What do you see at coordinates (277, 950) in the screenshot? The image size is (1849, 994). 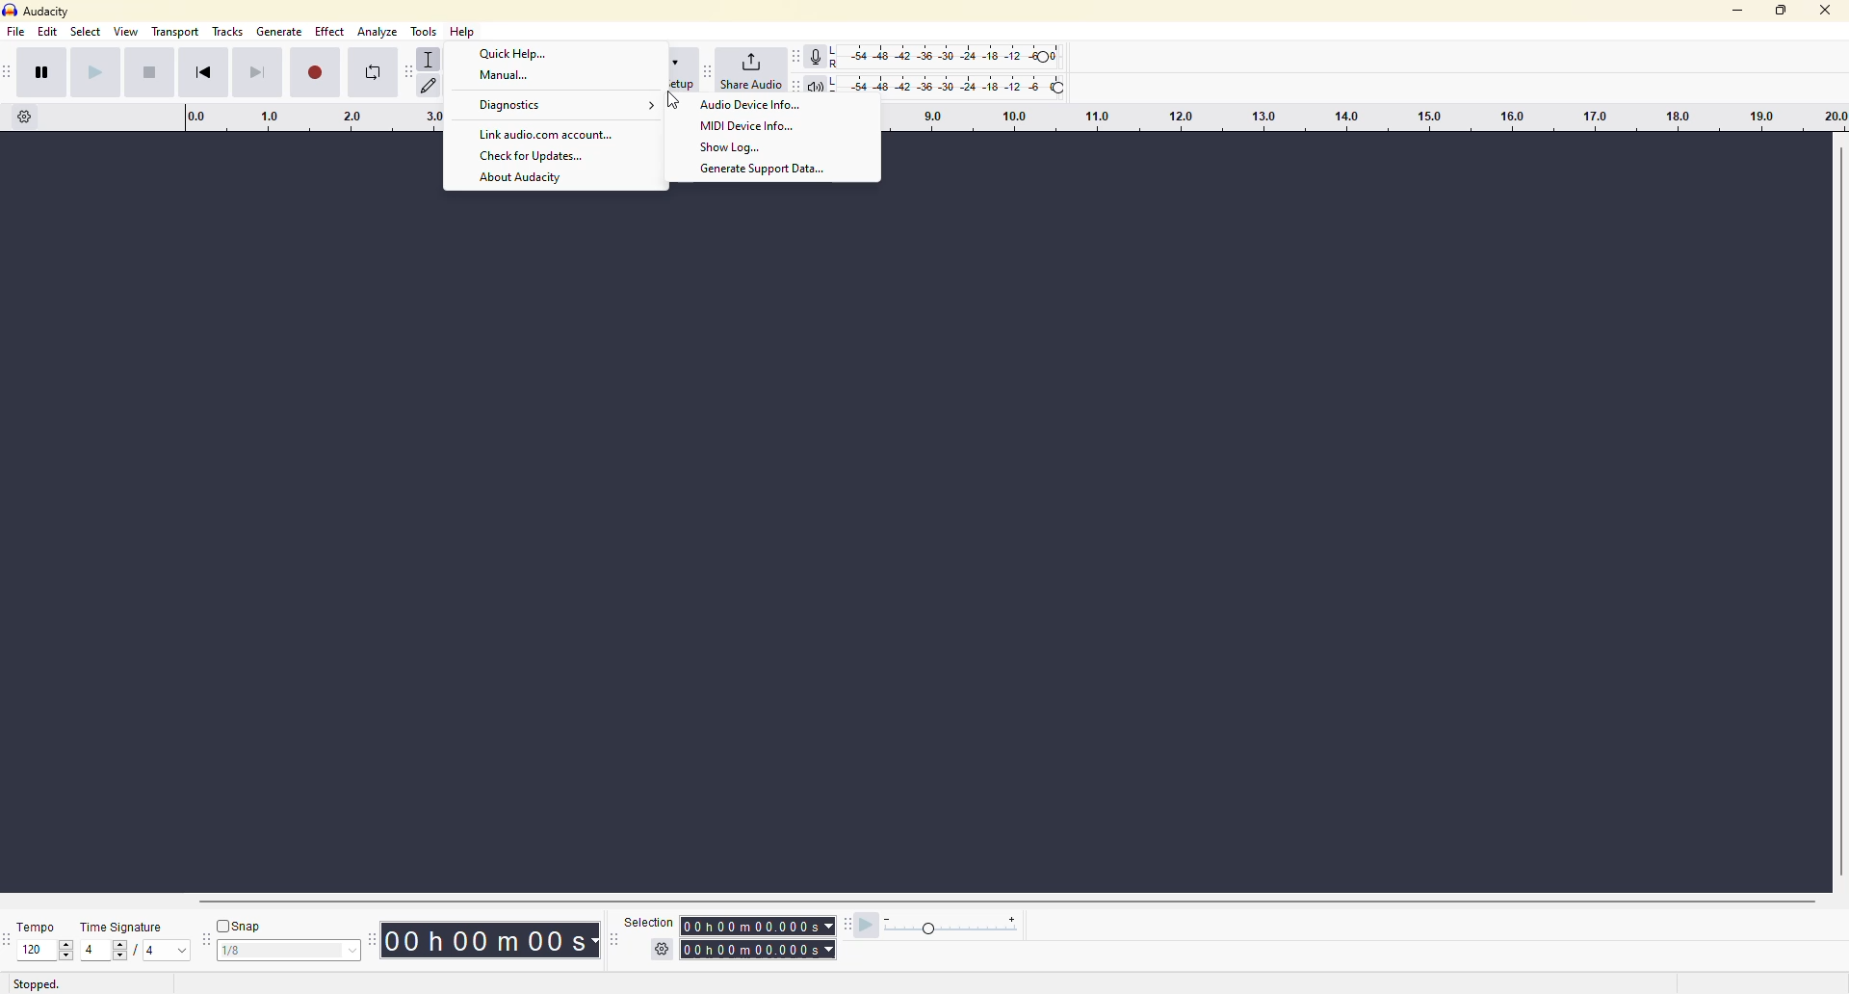 I see `value` at bounding box center [277, 950].